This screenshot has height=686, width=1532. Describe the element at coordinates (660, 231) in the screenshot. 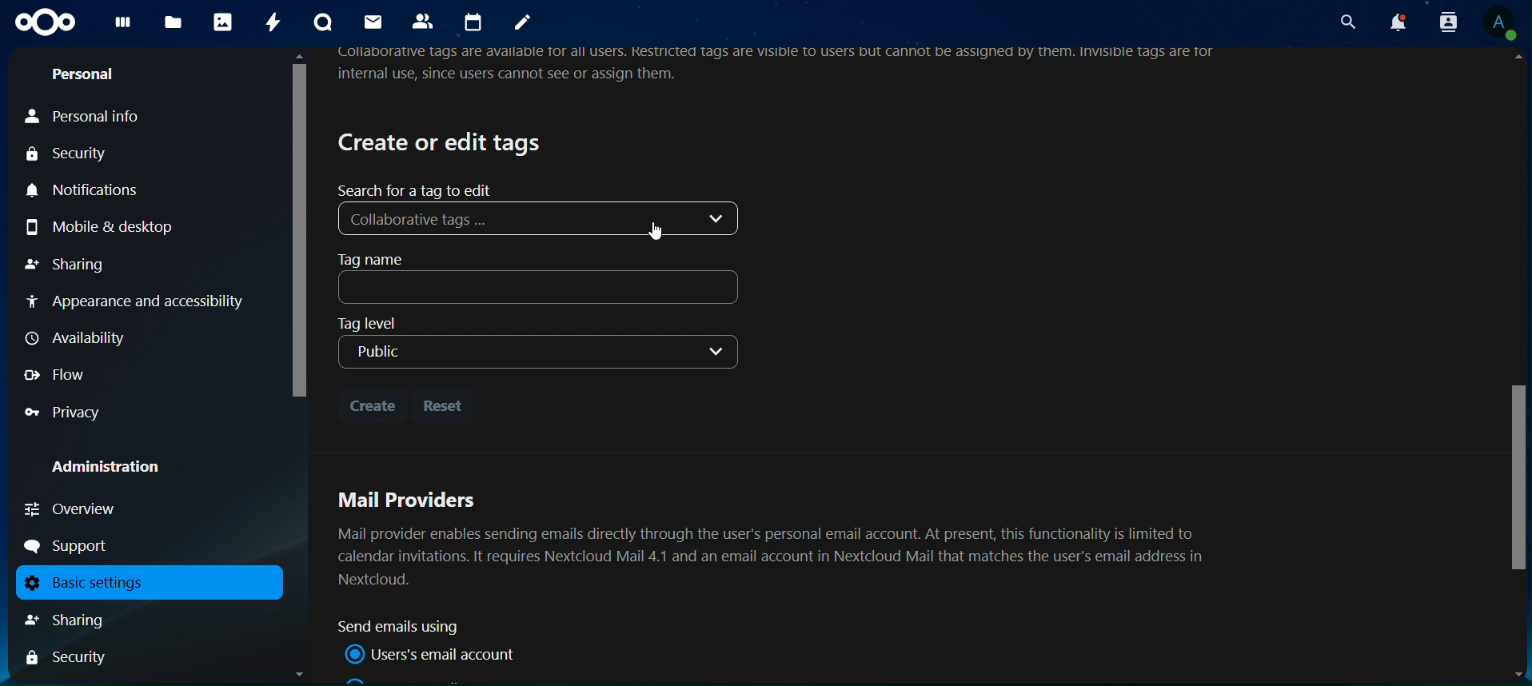

I see `Cursor` at that location.